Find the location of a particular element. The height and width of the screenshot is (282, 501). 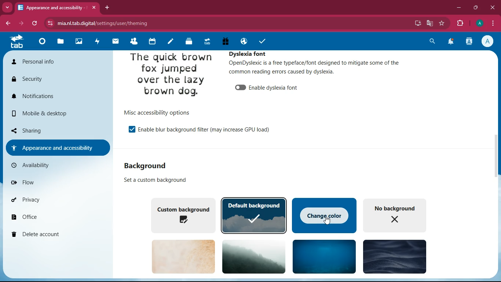

appearance and accessibility  is located at coordinates (57, 147).